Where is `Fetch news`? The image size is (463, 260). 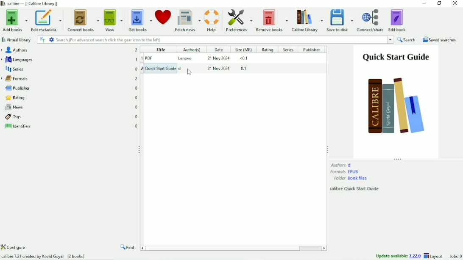
Fetch news is located at coordinates (187, 20).